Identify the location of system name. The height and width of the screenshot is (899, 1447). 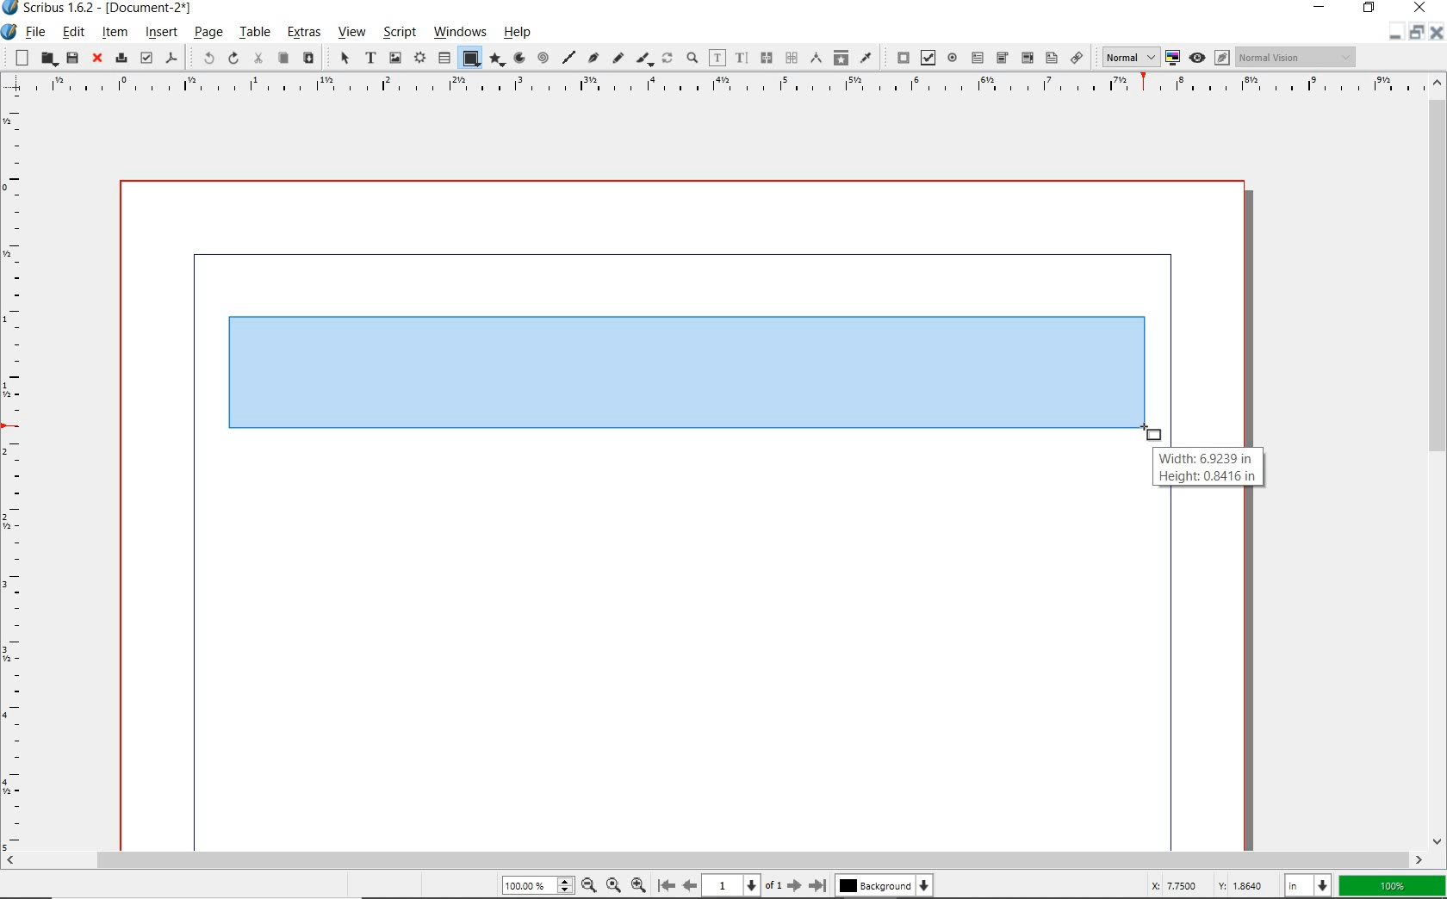
(99, 8).